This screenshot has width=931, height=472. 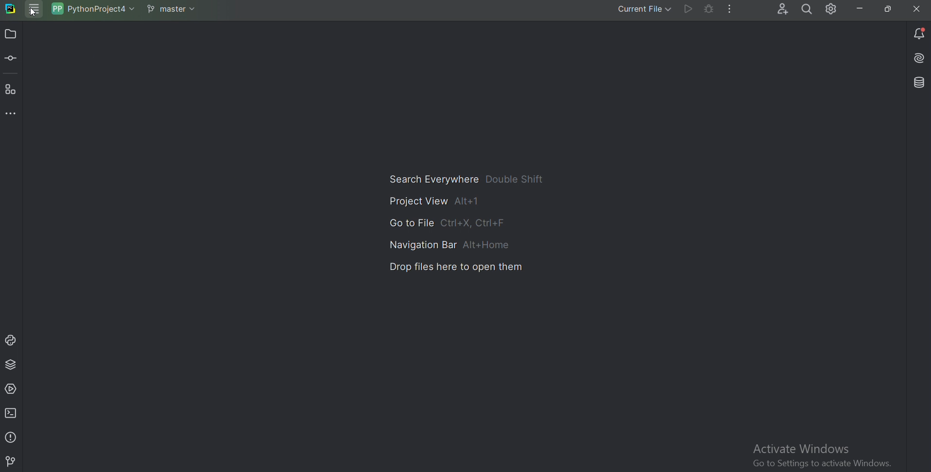 What do you see at coordinates (11, 436) in the screenshot?
I see `Problems` at bounding box center [11, 436].